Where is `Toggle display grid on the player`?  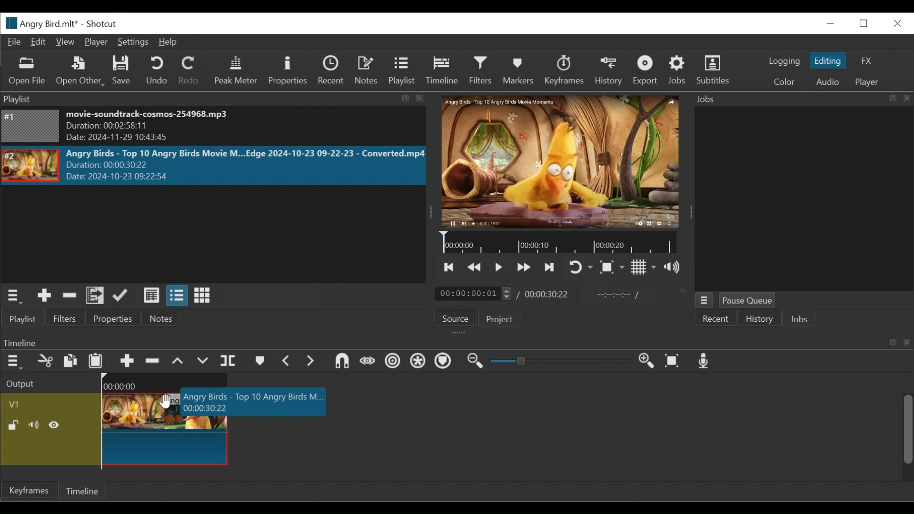
Toggle display grid on the player is located at coordinates (644, 268).